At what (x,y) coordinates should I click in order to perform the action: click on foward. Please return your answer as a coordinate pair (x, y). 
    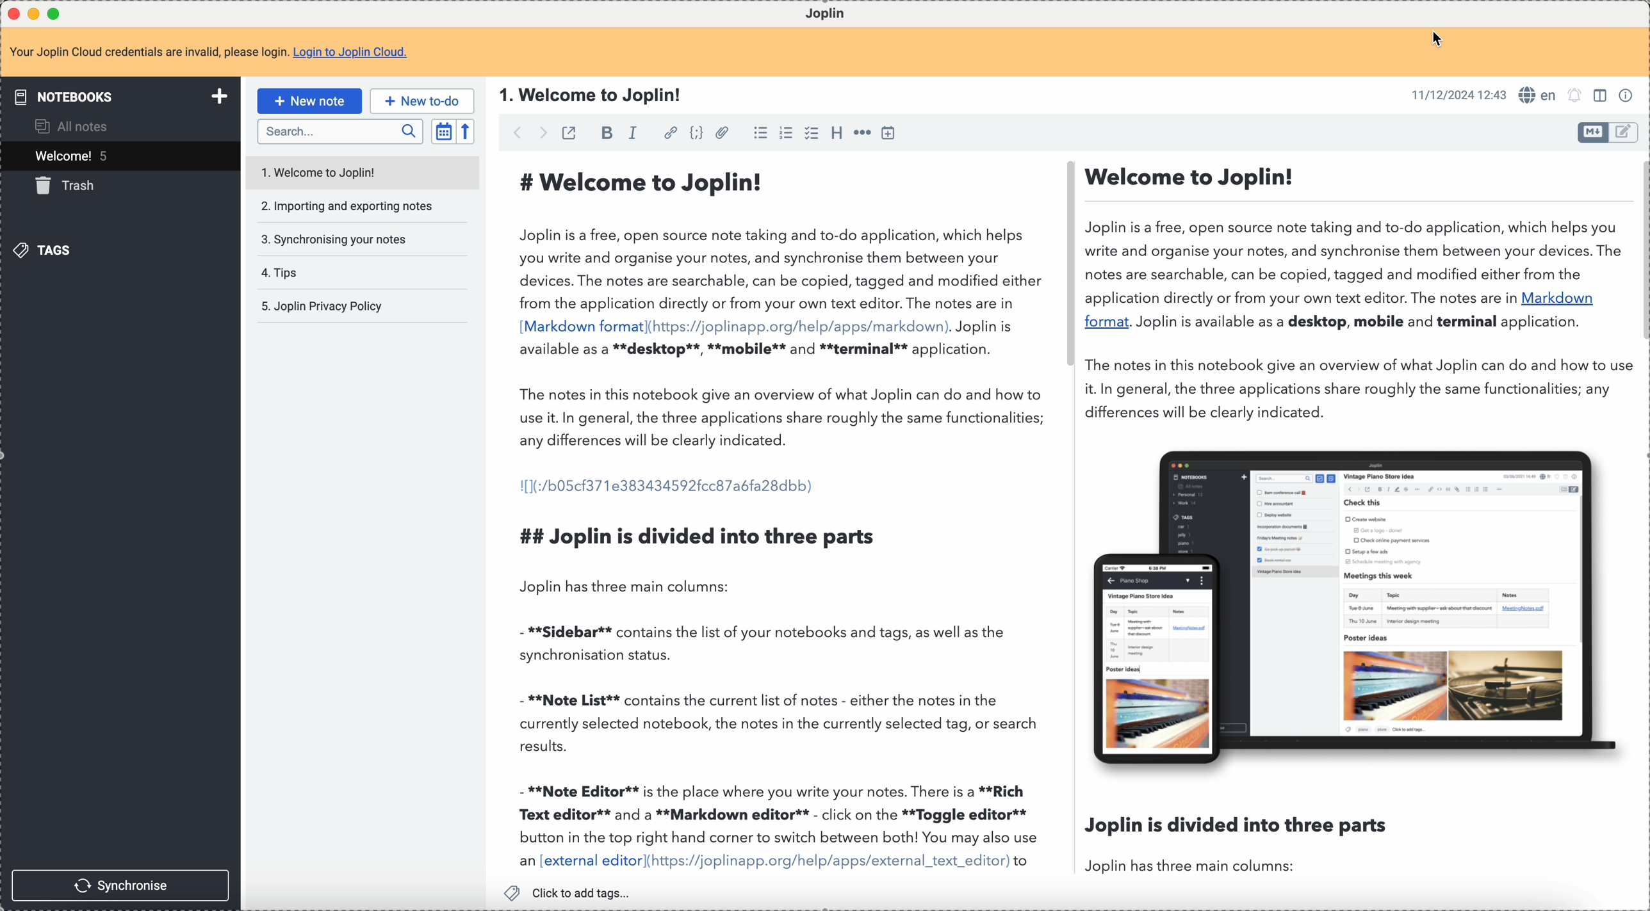
    Looking at the image, I should click on (546, 133).